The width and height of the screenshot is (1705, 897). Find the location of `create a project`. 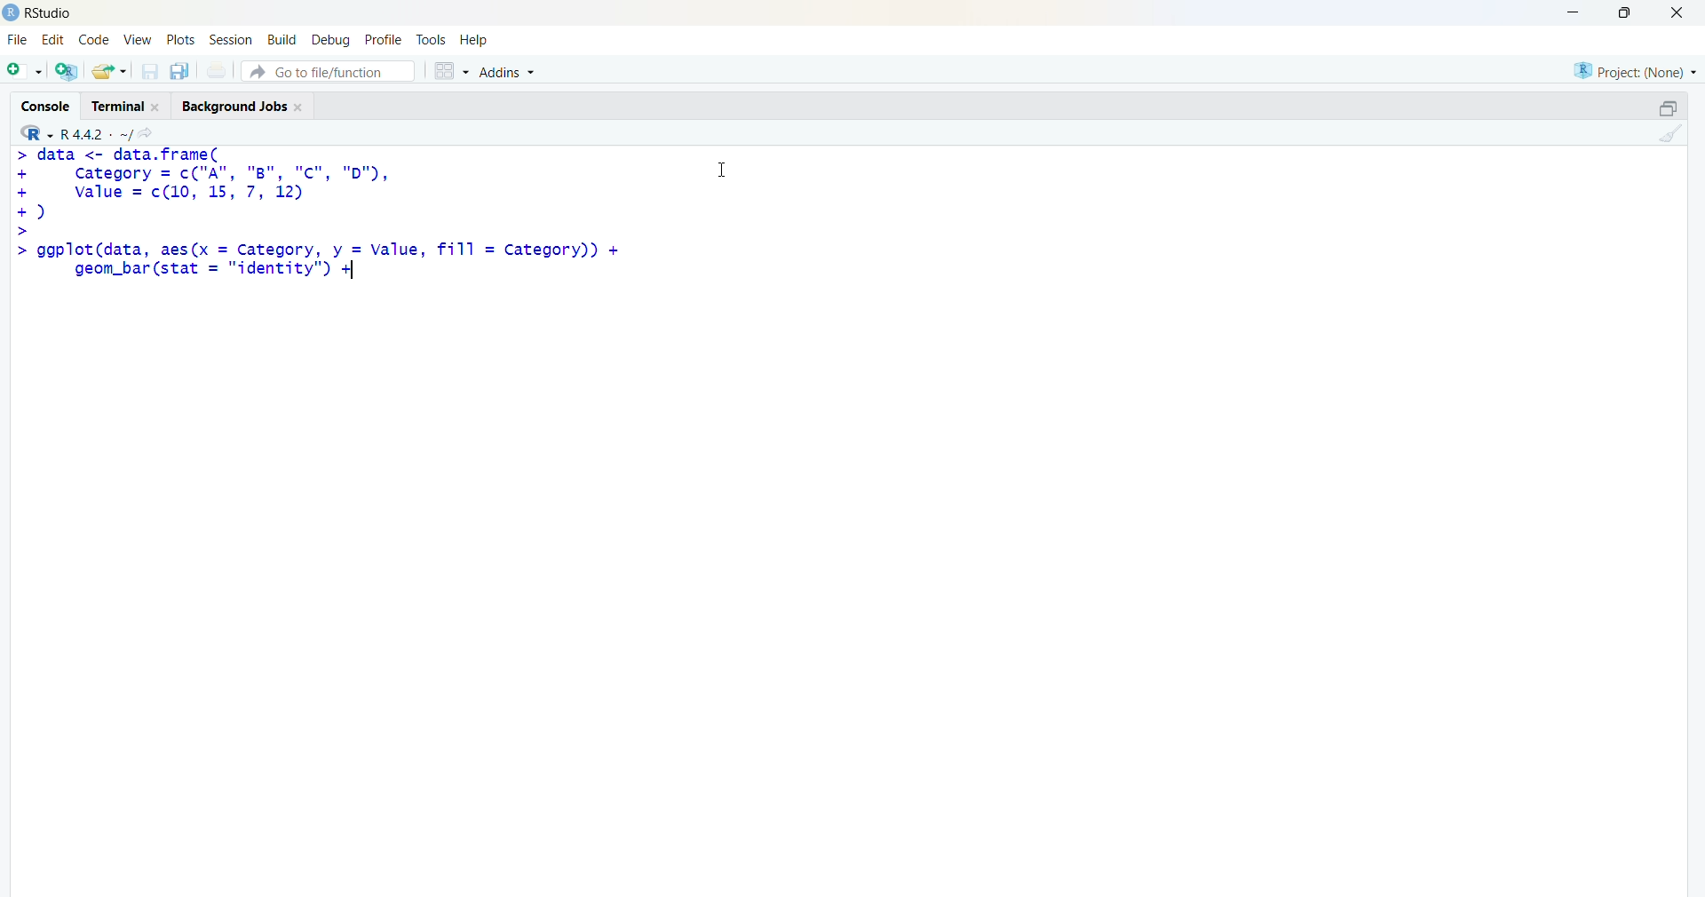

create a project is located at coordinates (66, 70).